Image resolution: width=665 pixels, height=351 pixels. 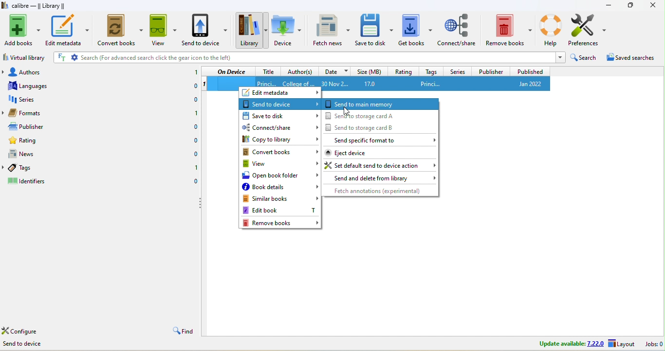 I want to click on add books, so click(x=22, y=30).